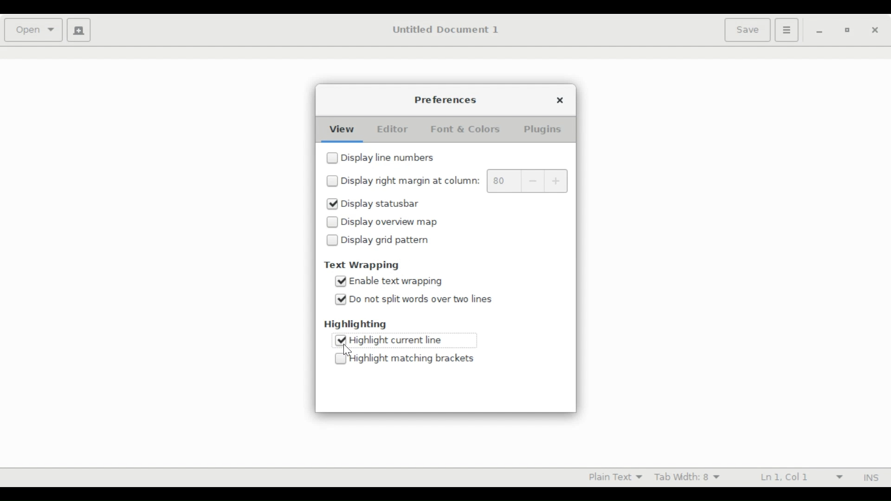 This screenshot has height=501, width=891. What do you see at coordinates (393, 223) in the screenshot?
I see `Display overview map` at bounding box center [393, 223].